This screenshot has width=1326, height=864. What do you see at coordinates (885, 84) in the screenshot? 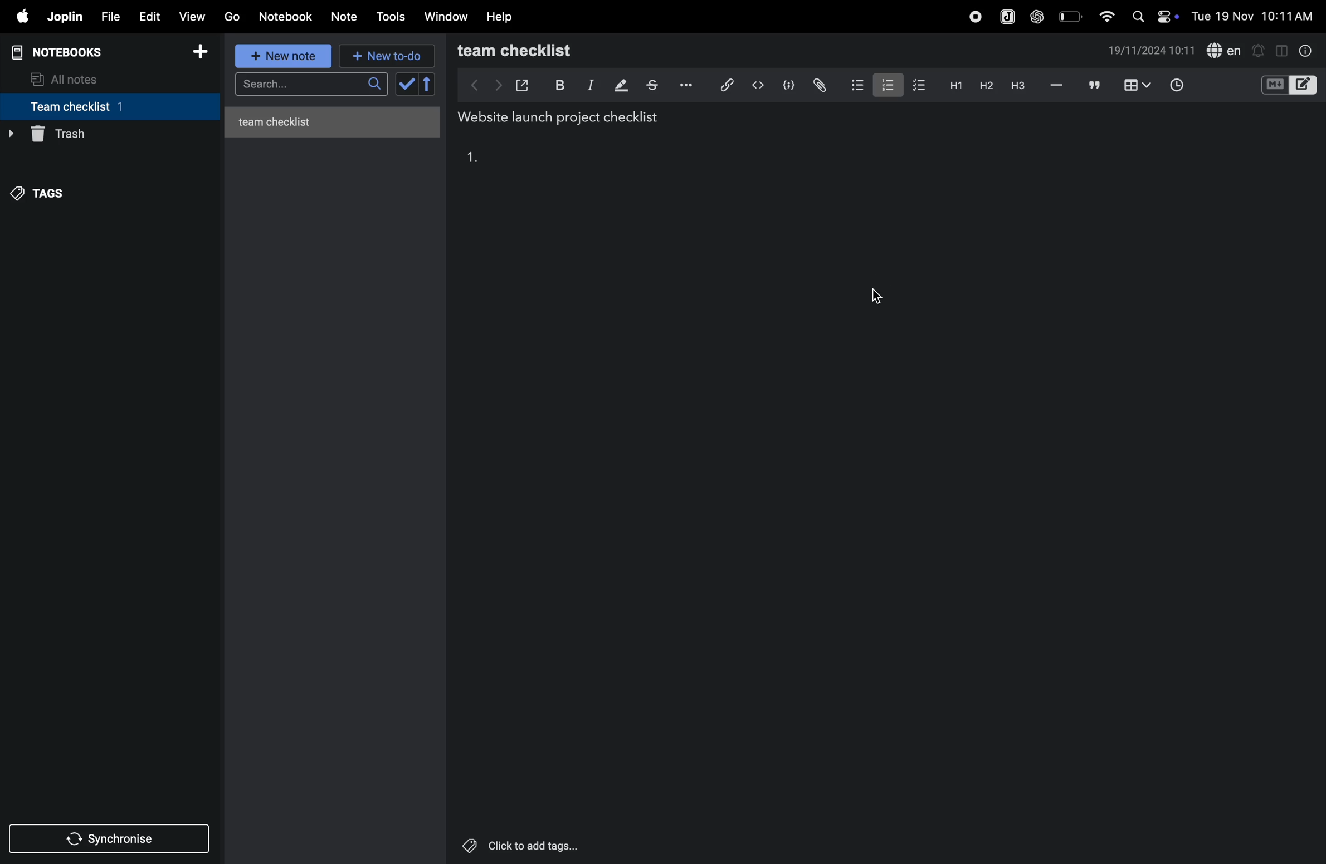
I see `numbered list` at bounding box center [885, 84].